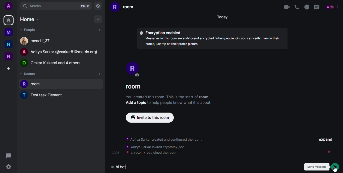  Describe the element at coordinates (165, 139) in the screenshot. I see `‘A Aditya Sarkar created and configured the room.` at that location.